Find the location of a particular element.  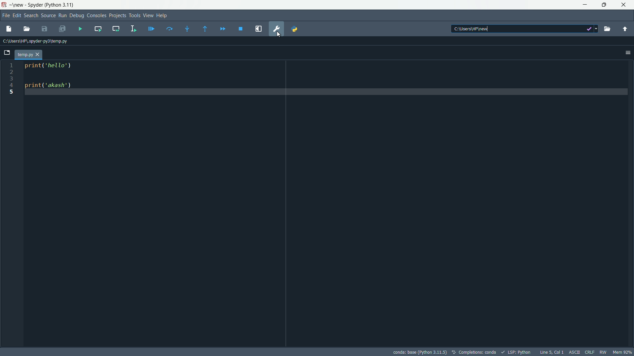

memory usage 92% is located at coordinates (622, 352).